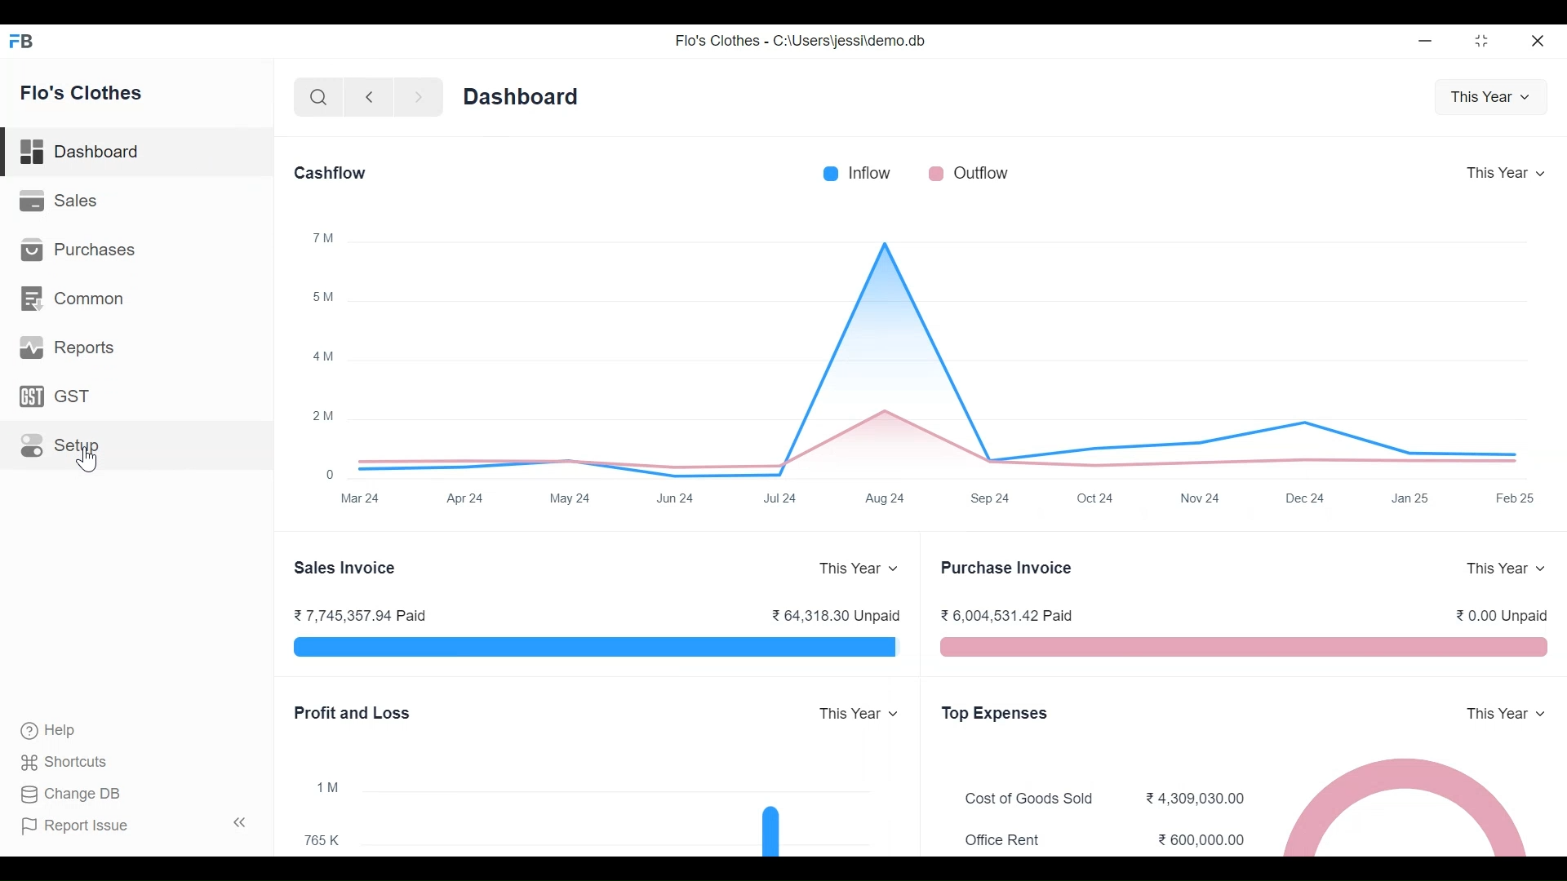  Describe the element at coordinates (991, 498) in the screenshot. I see `sep 24` at that location.